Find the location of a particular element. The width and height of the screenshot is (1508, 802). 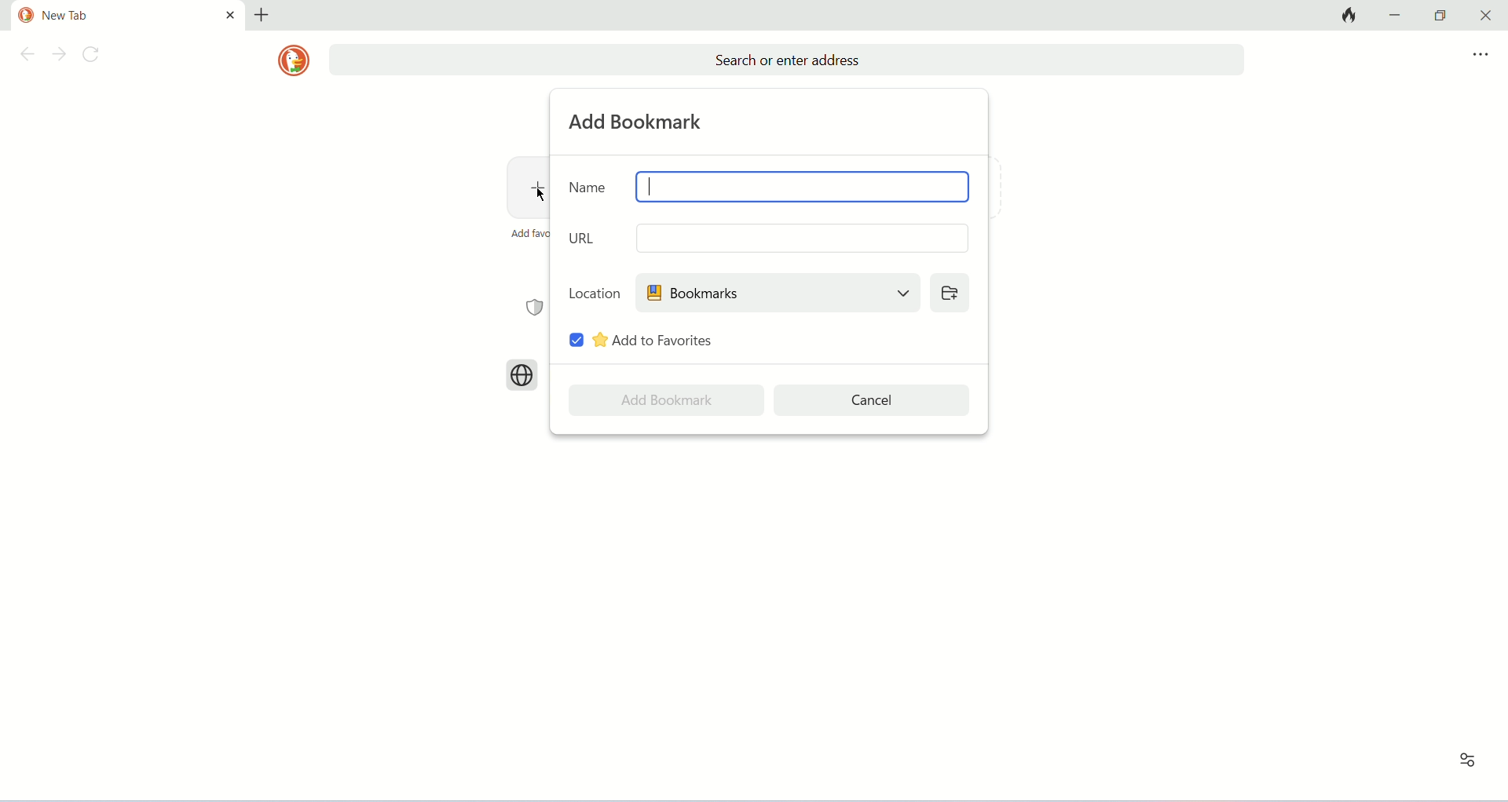

add to favorites is located at coordinates (654, 340).